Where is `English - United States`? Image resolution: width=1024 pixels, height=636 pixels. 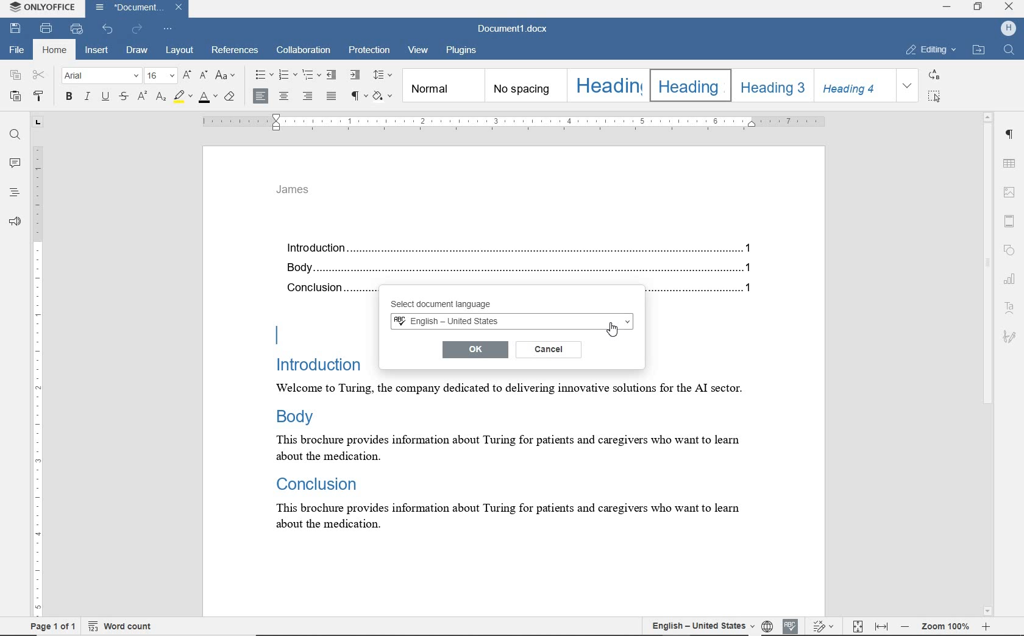
English - United States is located at coordinates (510, 322).